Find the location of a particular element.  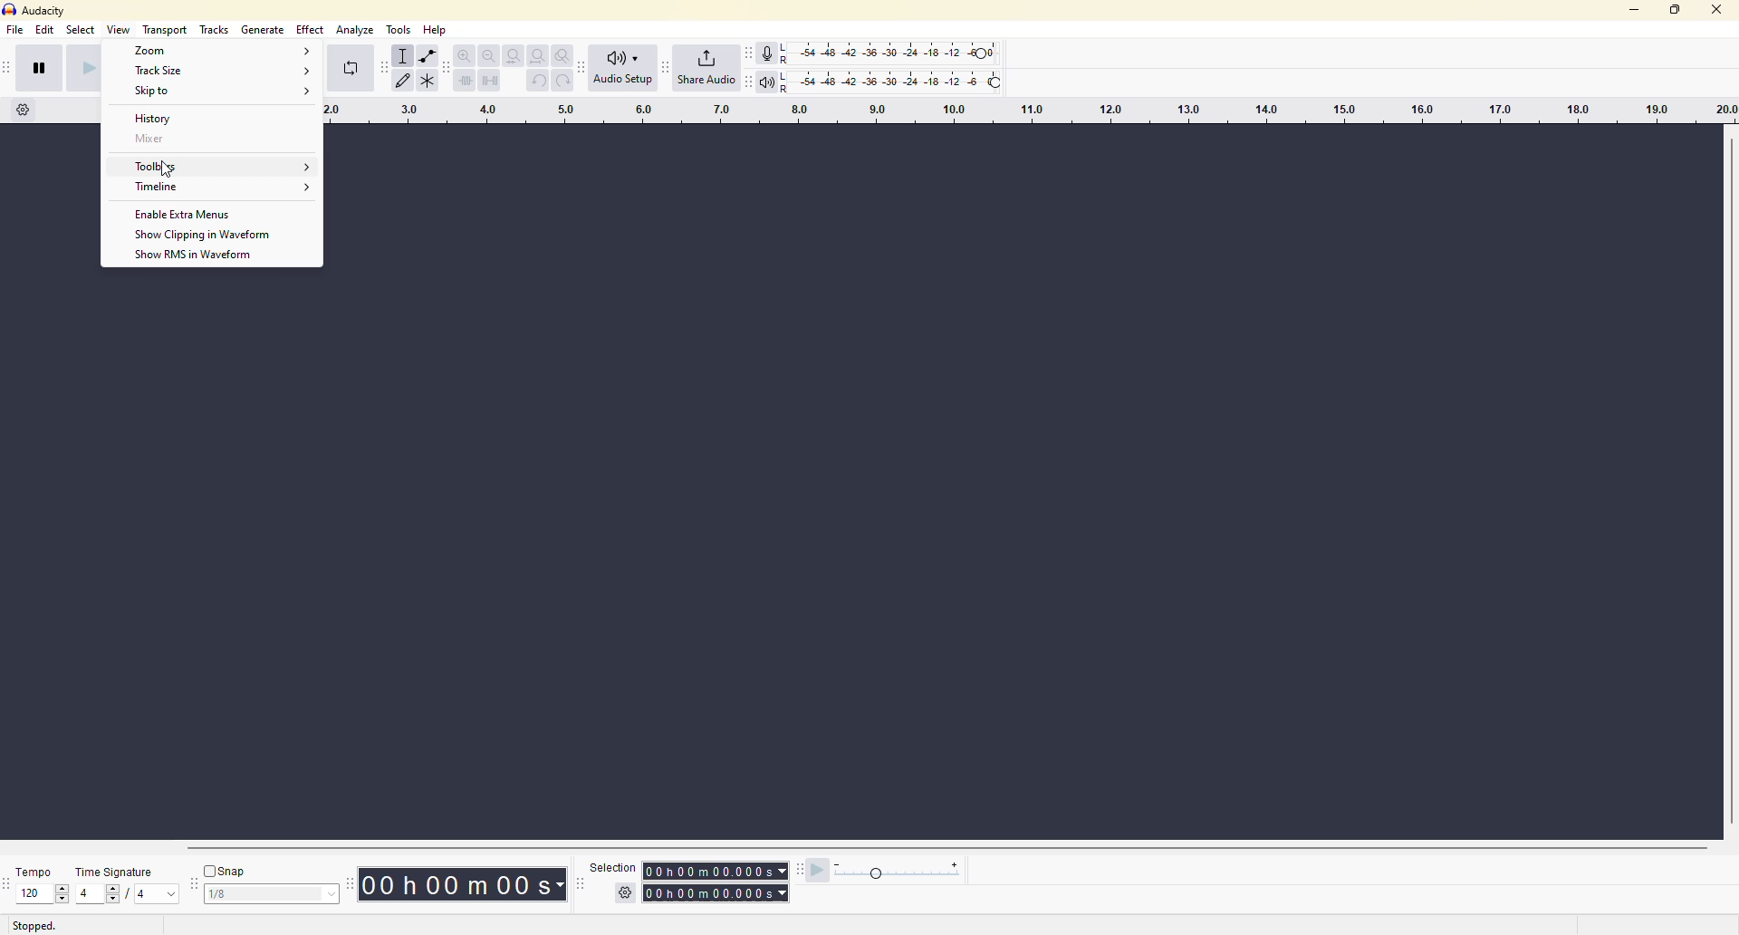

redo is located at coordinates (562, 81).